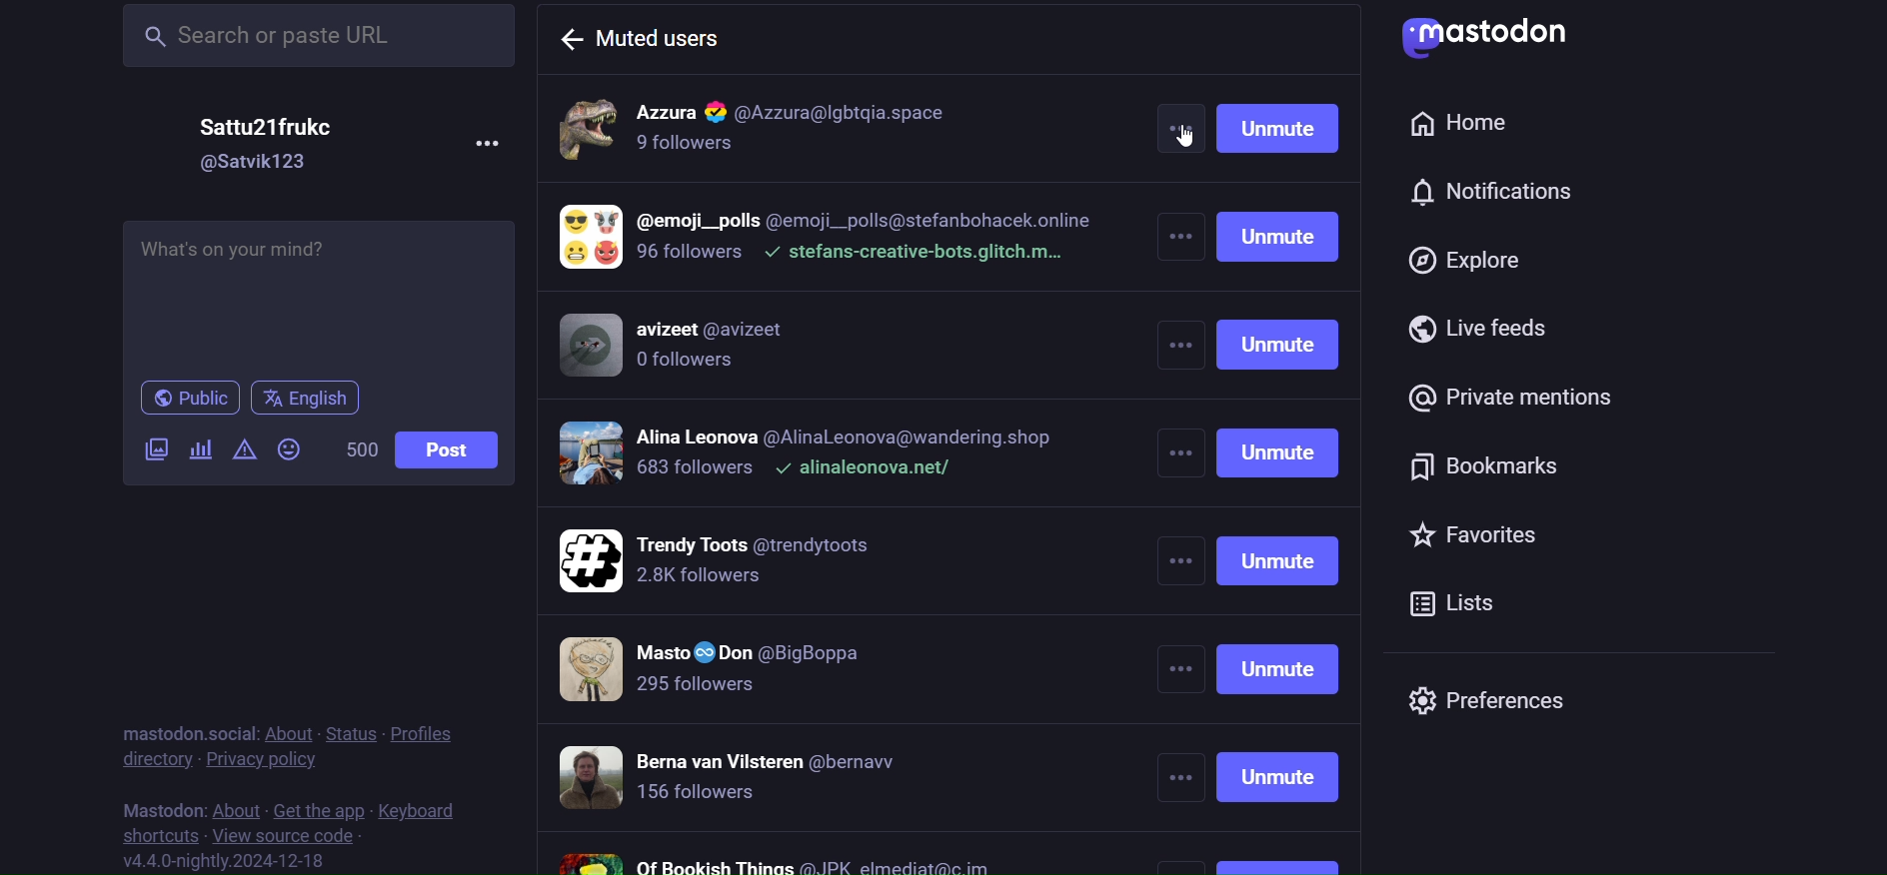  Describe the element at coordinates (811, 456) in the screenshot. I see `muted accounts 4` at that location.